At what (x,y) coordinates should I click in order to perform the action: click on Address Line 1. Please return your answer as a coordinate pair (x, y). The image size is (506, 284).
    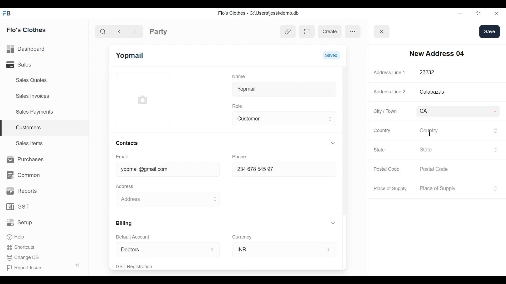
    Looking at the image, I should click on (390, 72).